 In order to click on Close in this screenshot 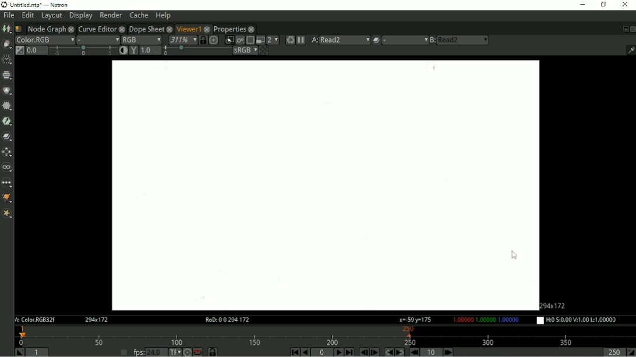, I will do `click(625, 5)`.